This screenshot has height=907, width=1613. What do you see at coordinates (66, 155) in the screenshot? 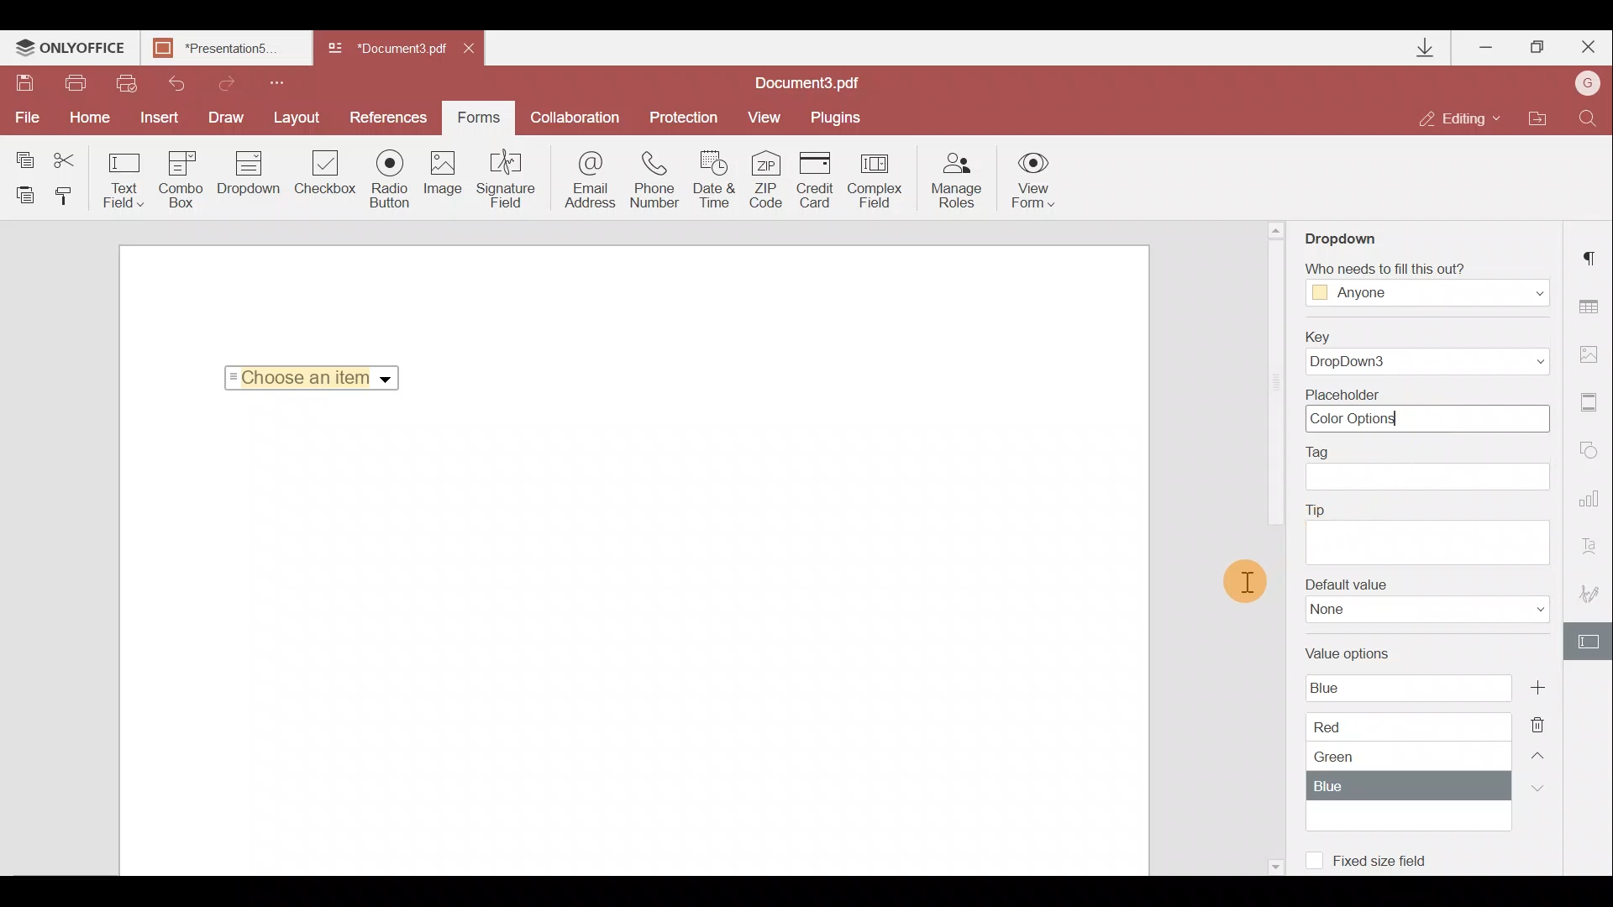
I see `Cut` at bounding box center [66, 155].